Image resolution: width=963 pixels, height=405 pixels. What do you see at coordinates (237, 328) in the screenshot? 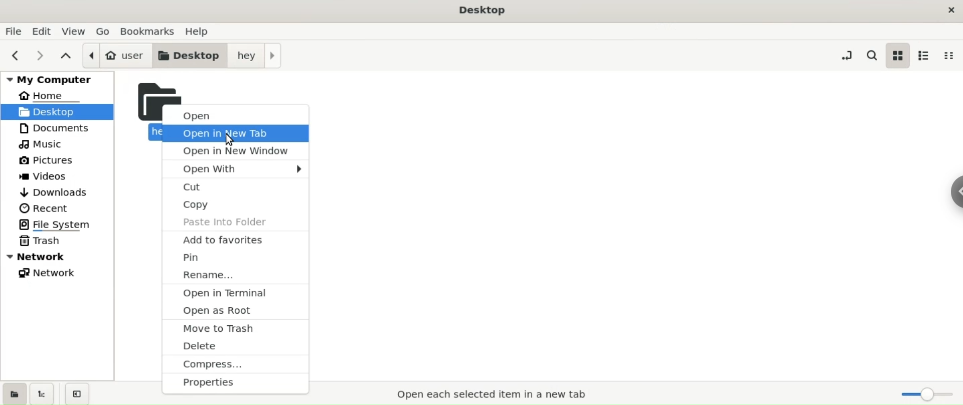
I see `move to trash` at bounding box center [237, 328].